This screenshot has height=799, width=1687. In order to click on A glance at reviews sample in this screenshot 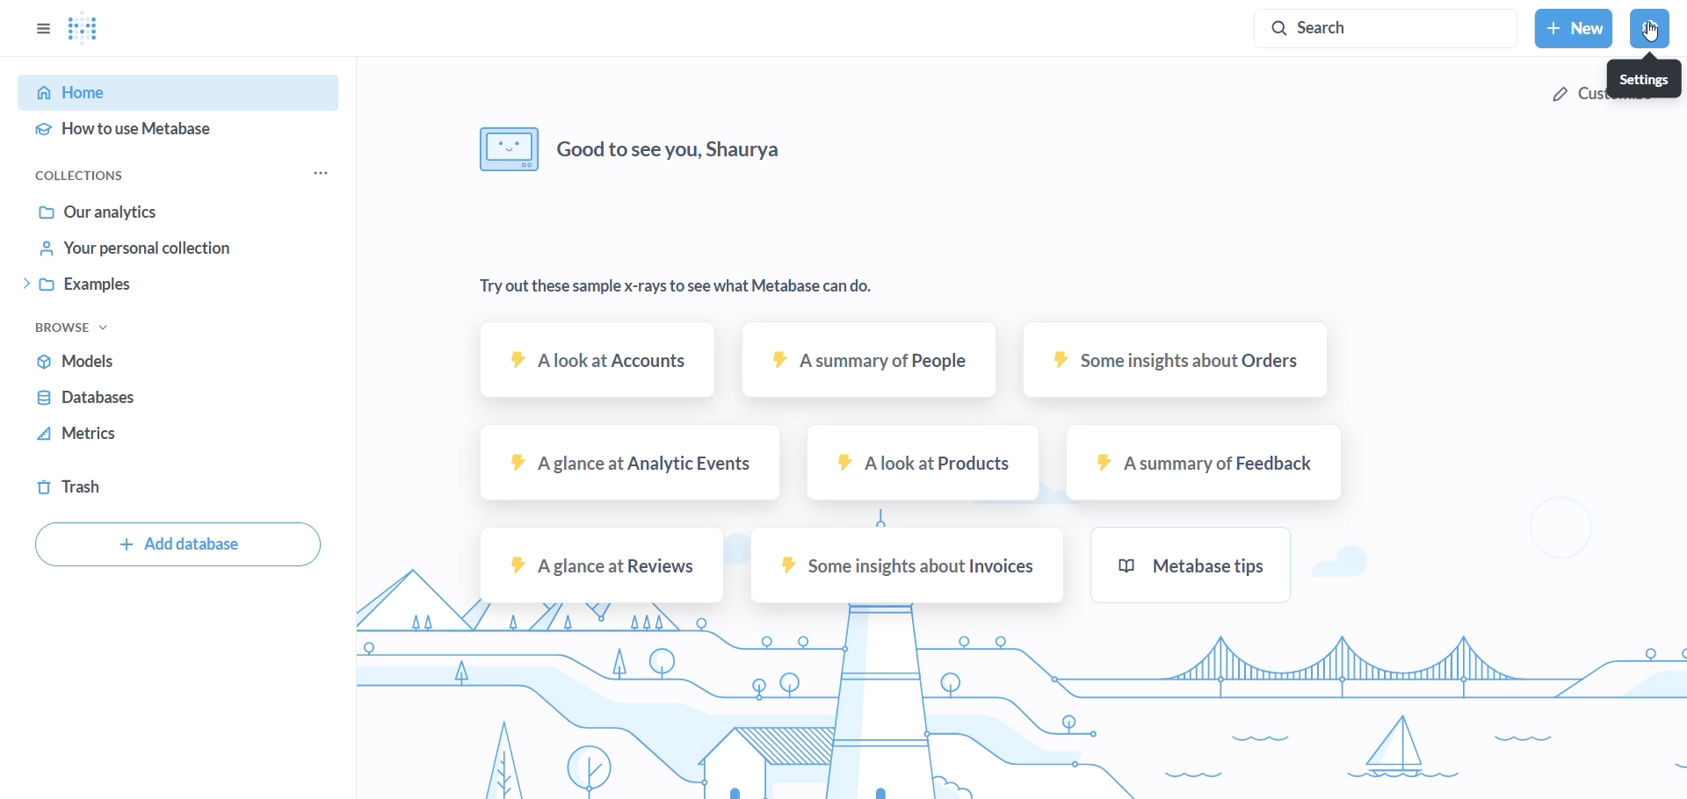, I will do `click(600, 565)`.